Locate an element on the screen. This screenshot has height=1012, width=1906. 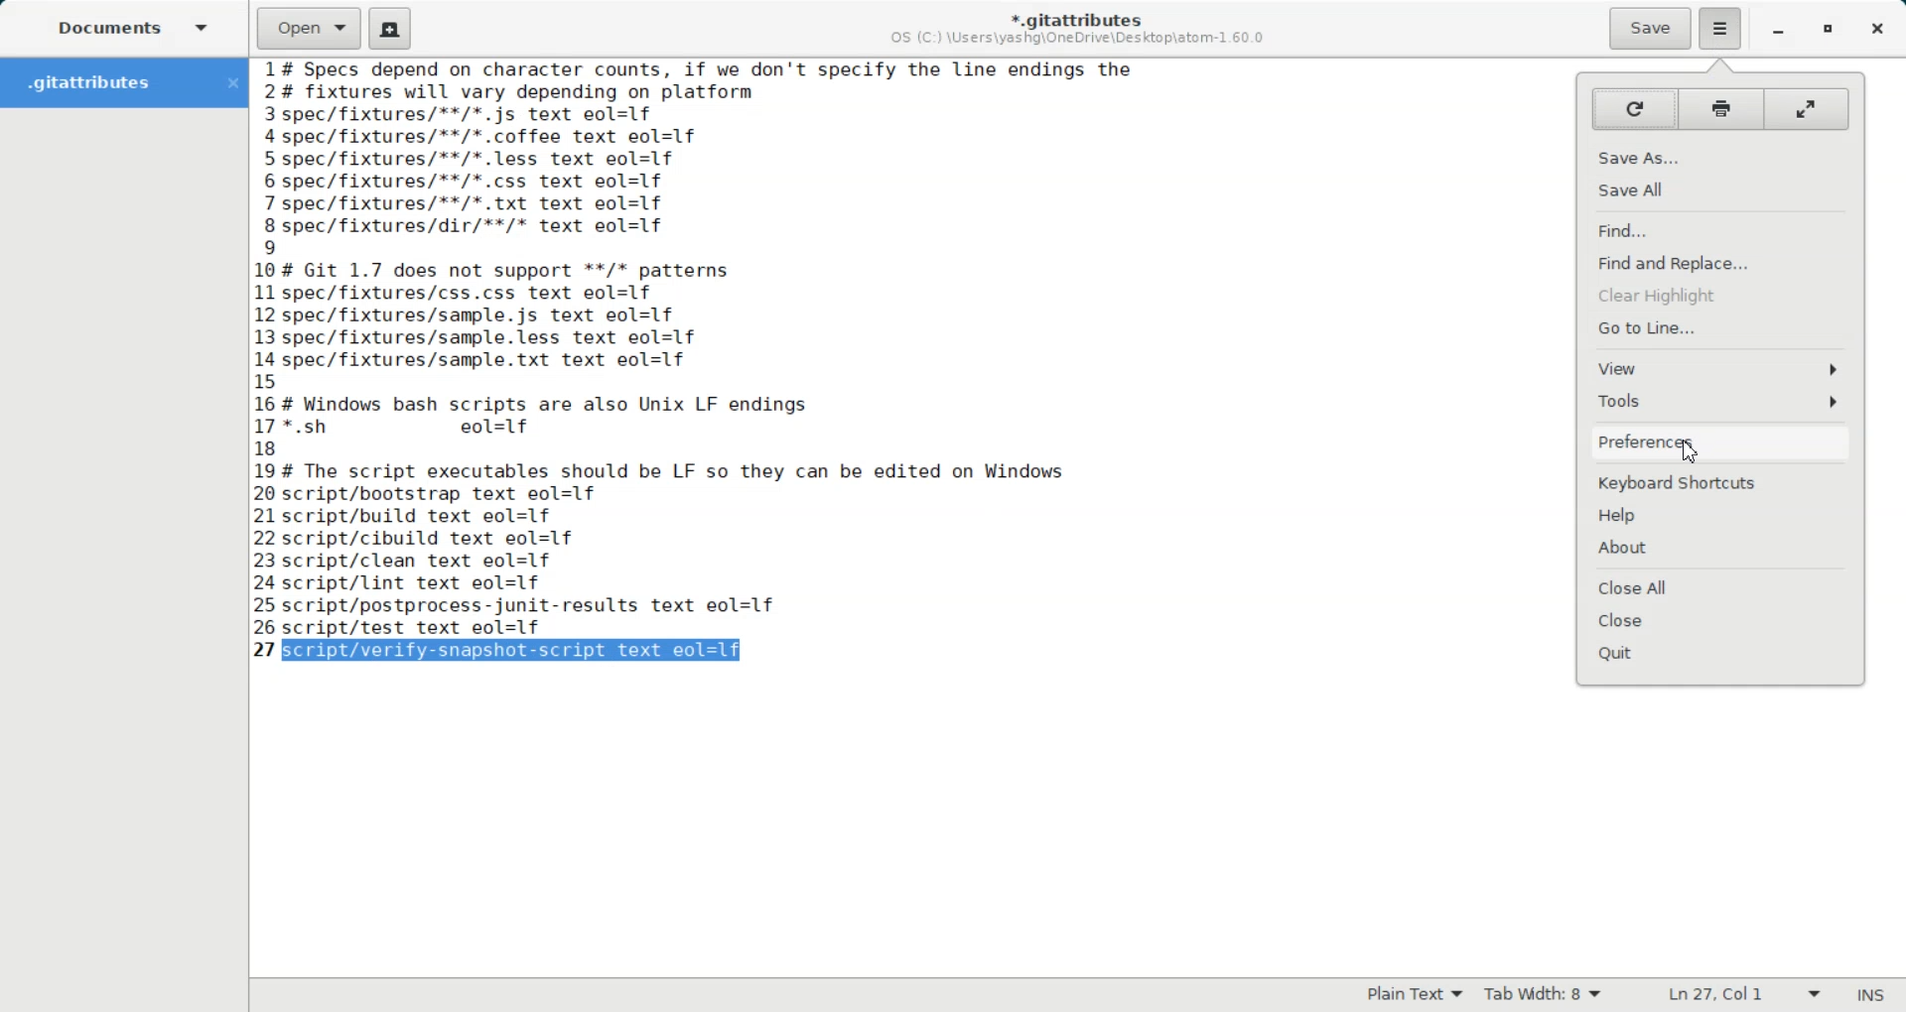
Ln 27, Col 42 is located at coordinates (1736, 995).